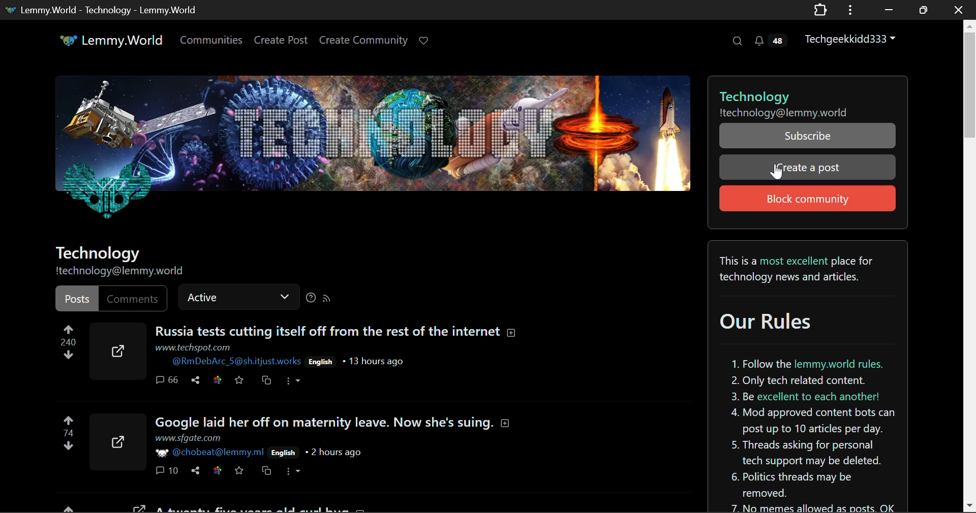  Describe the element at coordinates (736, 41) in the screenshot. I see `Search ` at that location.